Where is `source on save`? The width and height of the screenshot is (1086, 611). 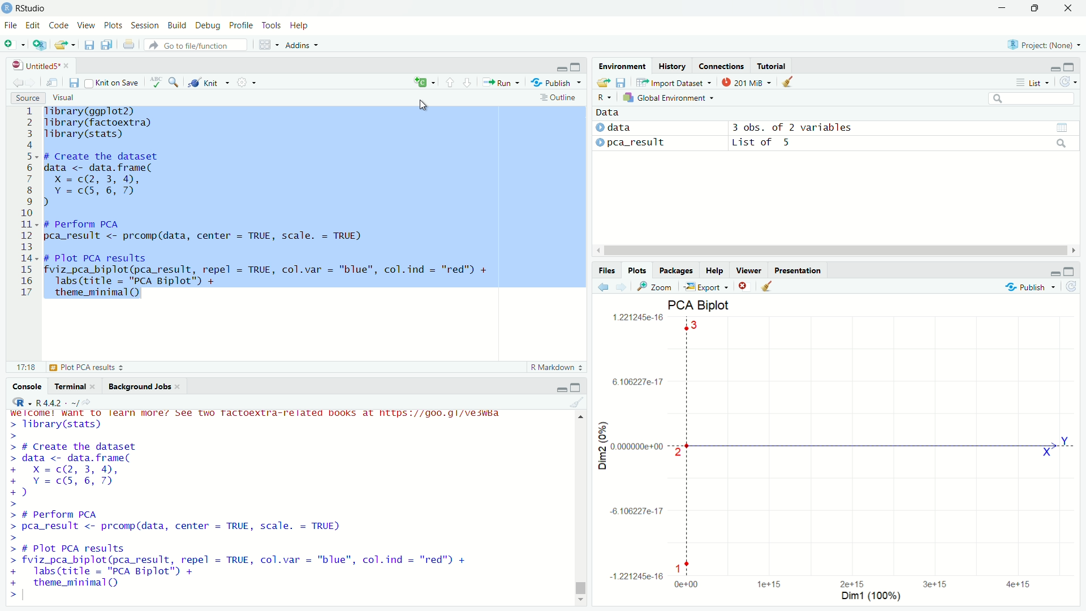
source on save is located at coordinates (113, 84).